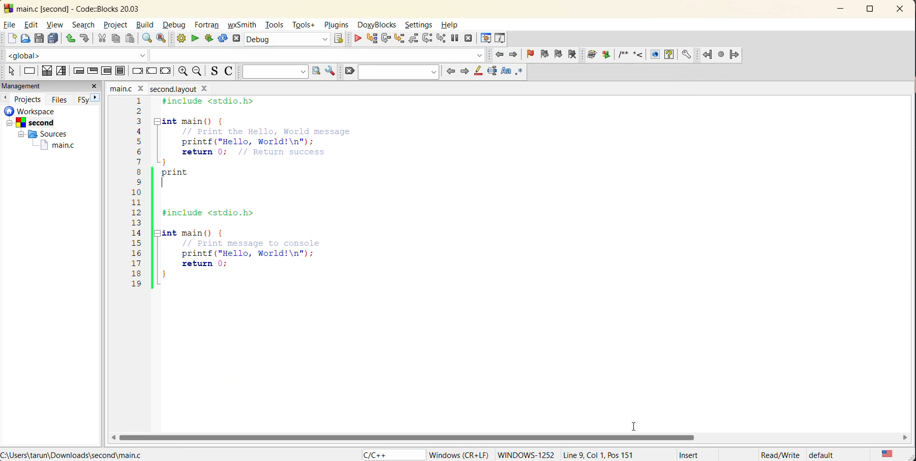  I want to click on minimize, so click(844, 8).